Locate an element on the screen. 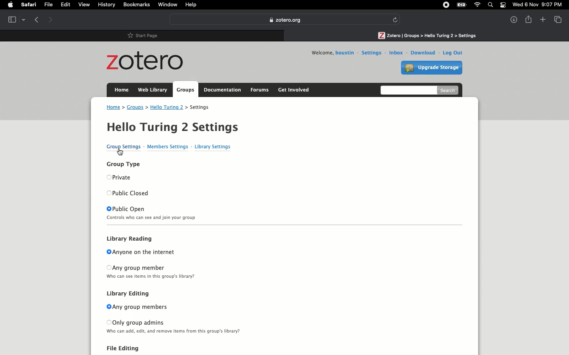  Charge is located at coordinates (460, 5).